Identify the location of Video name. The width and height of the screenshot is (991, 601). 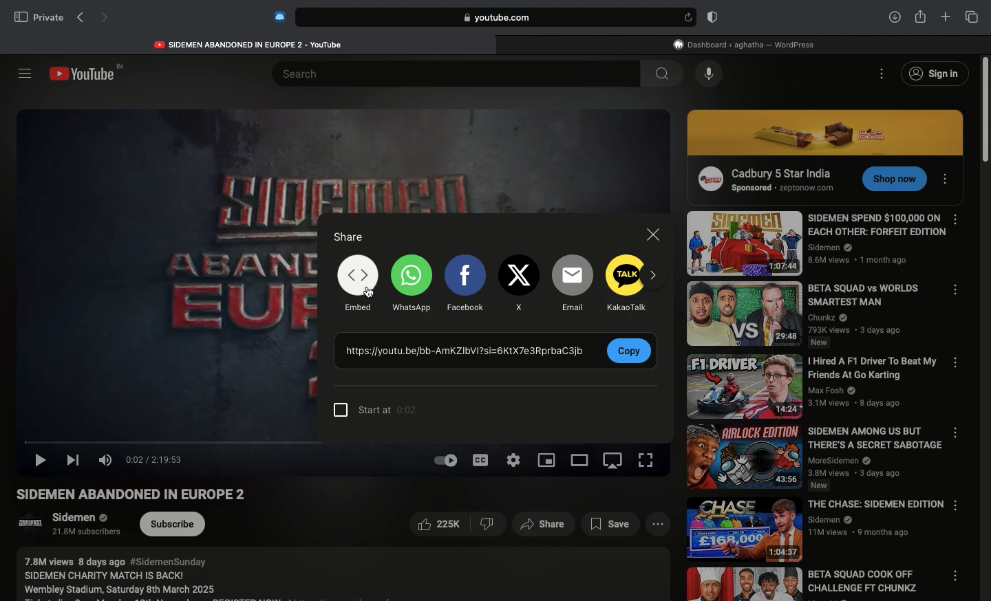
(817, 527).